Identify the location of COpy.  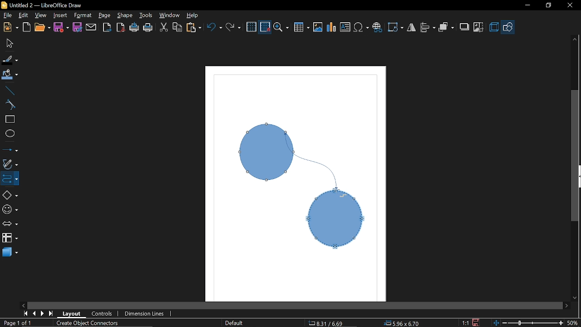
(177, 28).